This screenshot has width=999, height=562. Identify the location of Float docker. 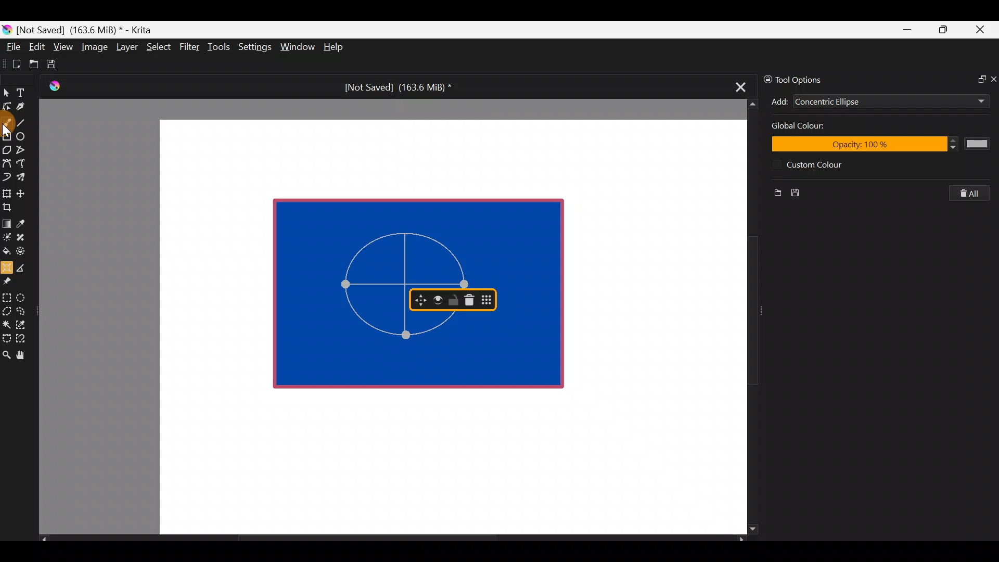
(977, 78).